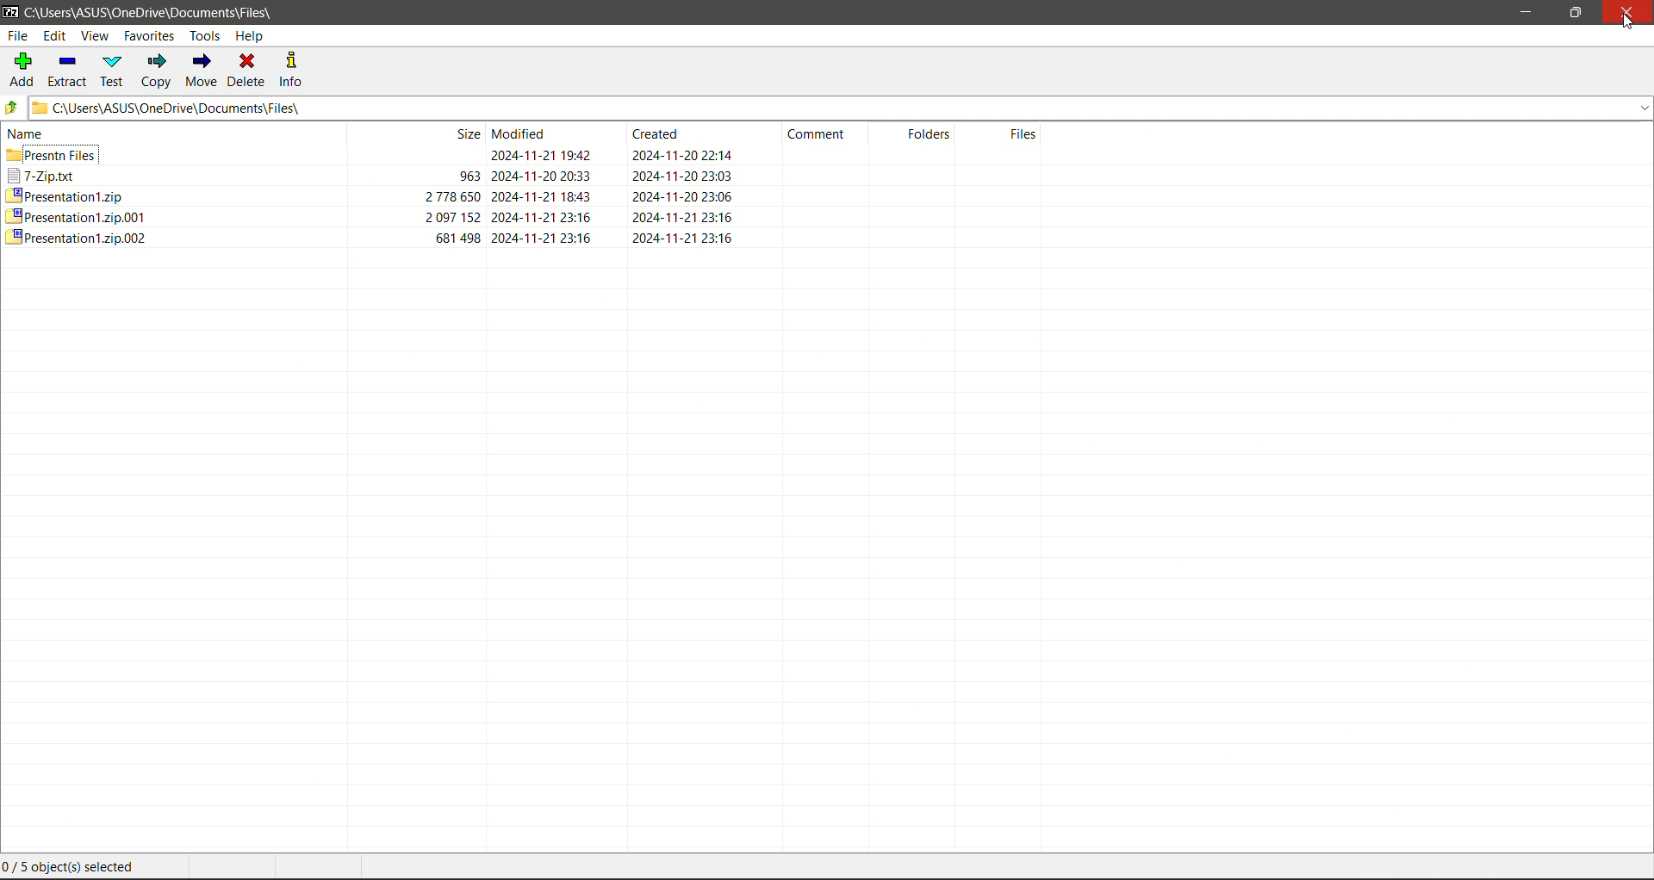 The width and height of the screenshot is (1654, 880). What do you see at coordinates (931, 133) in the screenshot?
I see `Folders` at bounding box center [931, 133].